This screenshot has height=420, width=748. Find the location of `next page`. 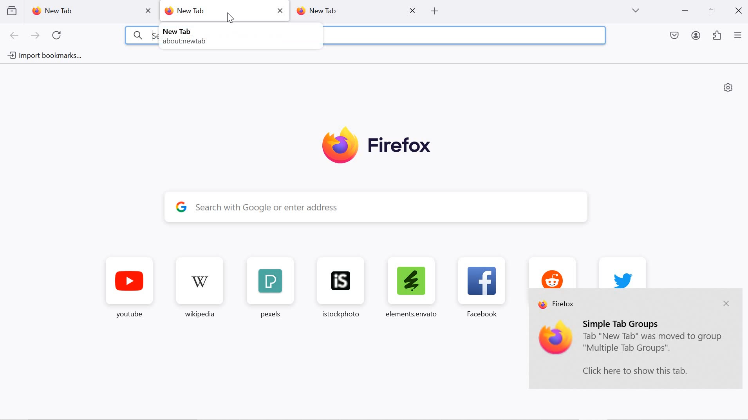

next page is located at coordinates (35, 36).